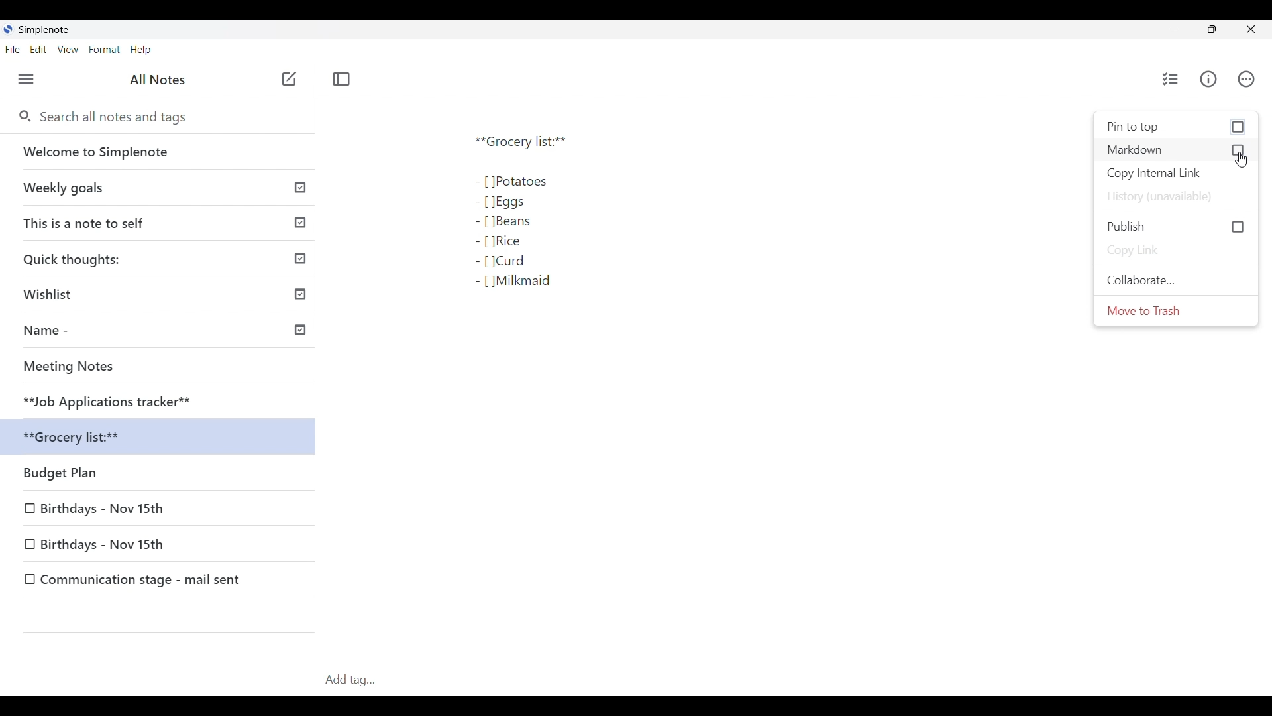 This screenshot has width=1272, height=716. I want to click on All Notes, so click(158, 80).